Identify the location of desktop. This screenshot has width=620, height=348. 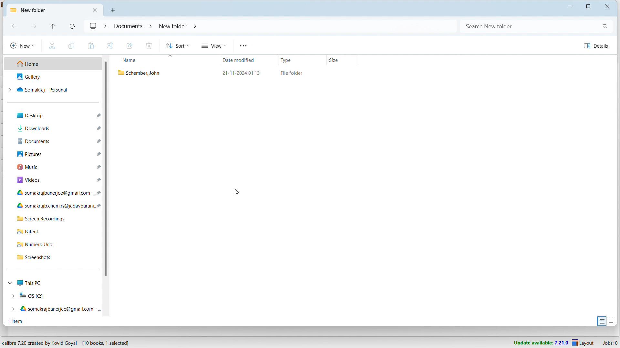
(55, 115).